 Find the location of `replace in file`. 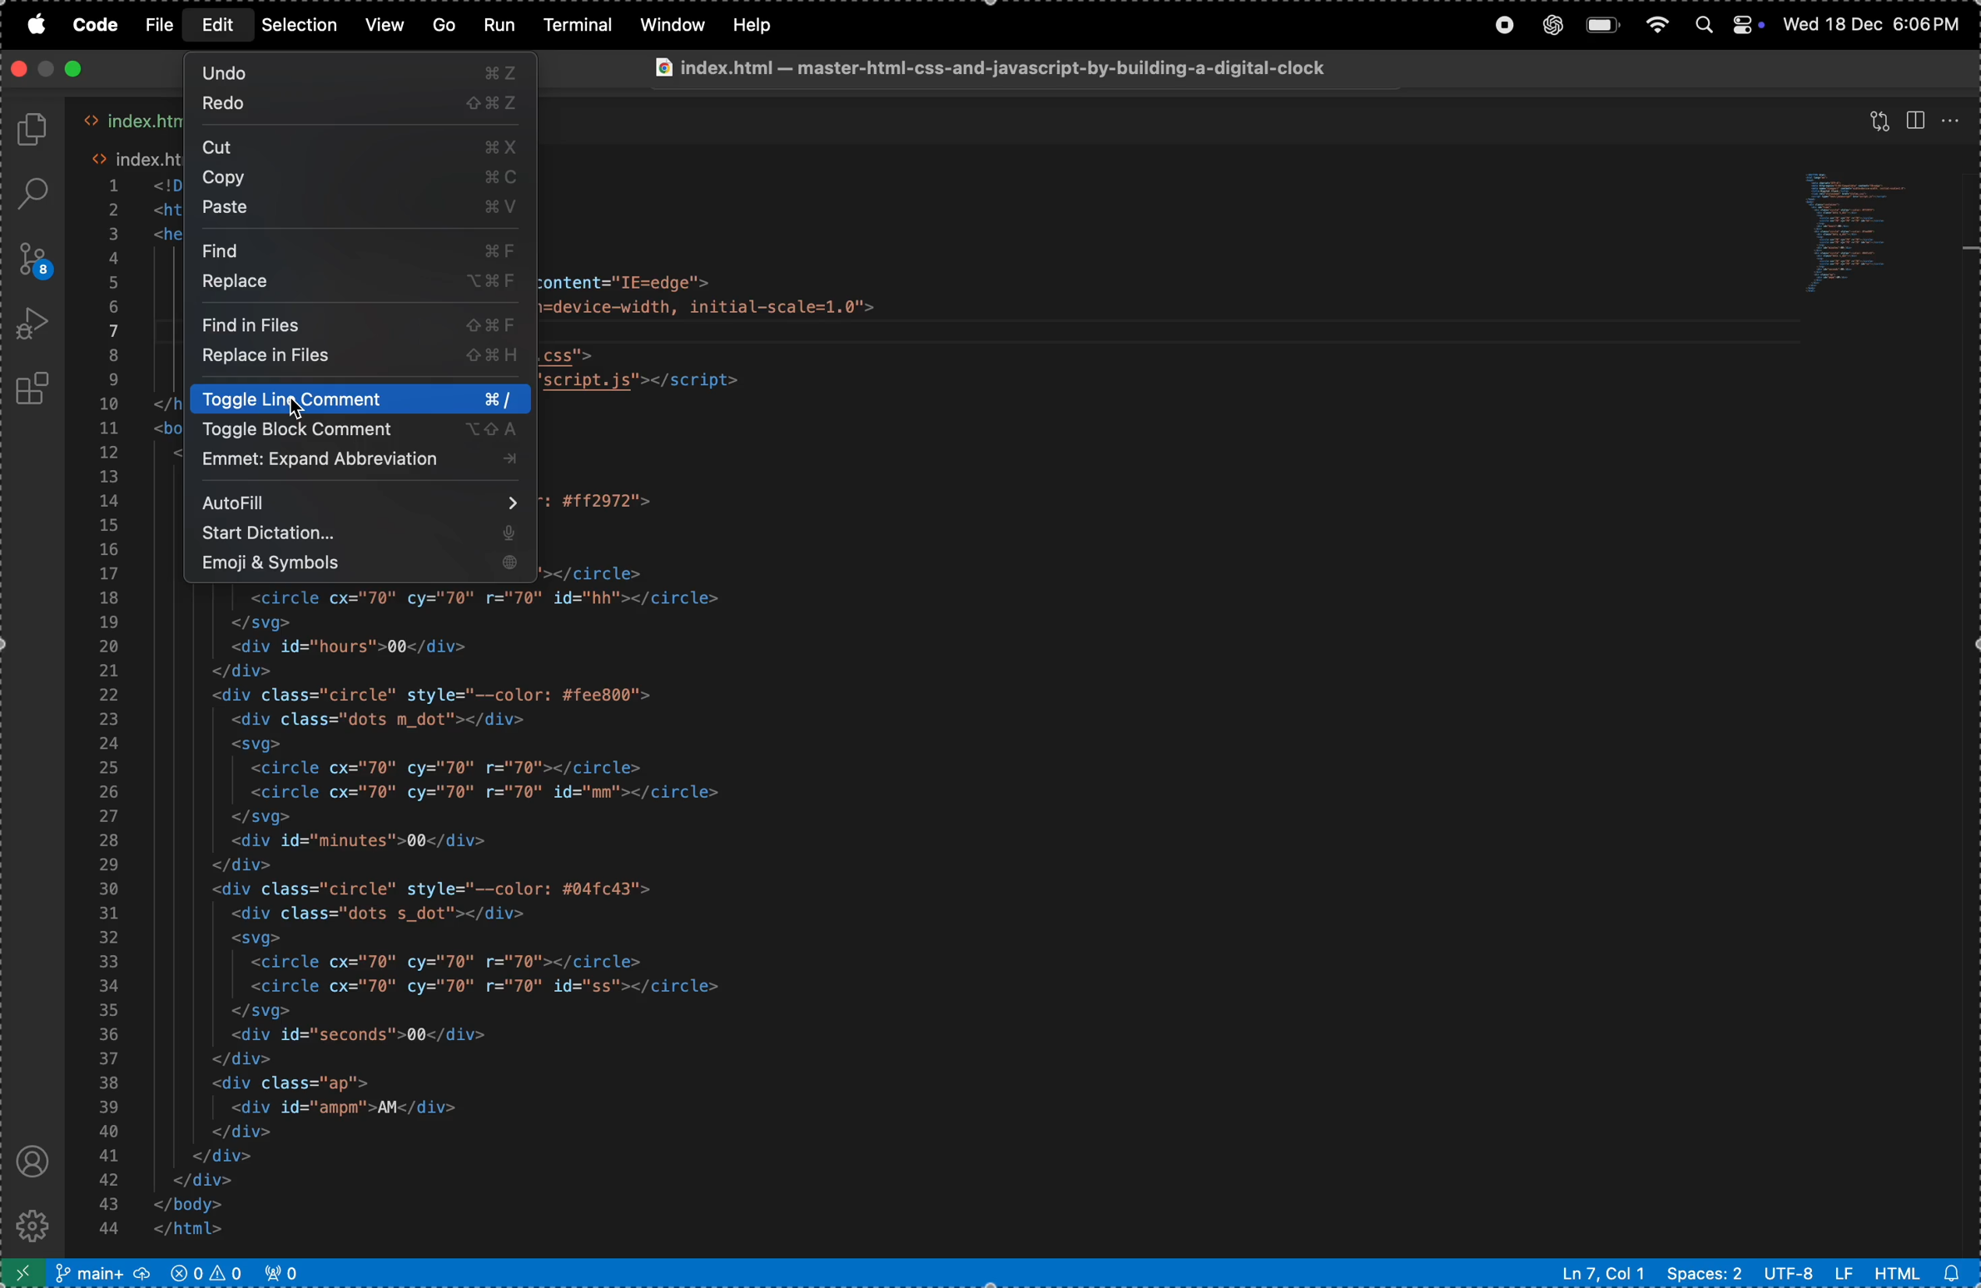

replace in file is located at coordinates (353, 359).